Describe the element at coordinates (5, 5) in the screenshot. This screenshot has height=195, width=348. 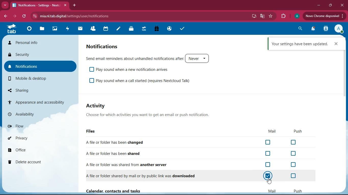
I see `more` at that location.